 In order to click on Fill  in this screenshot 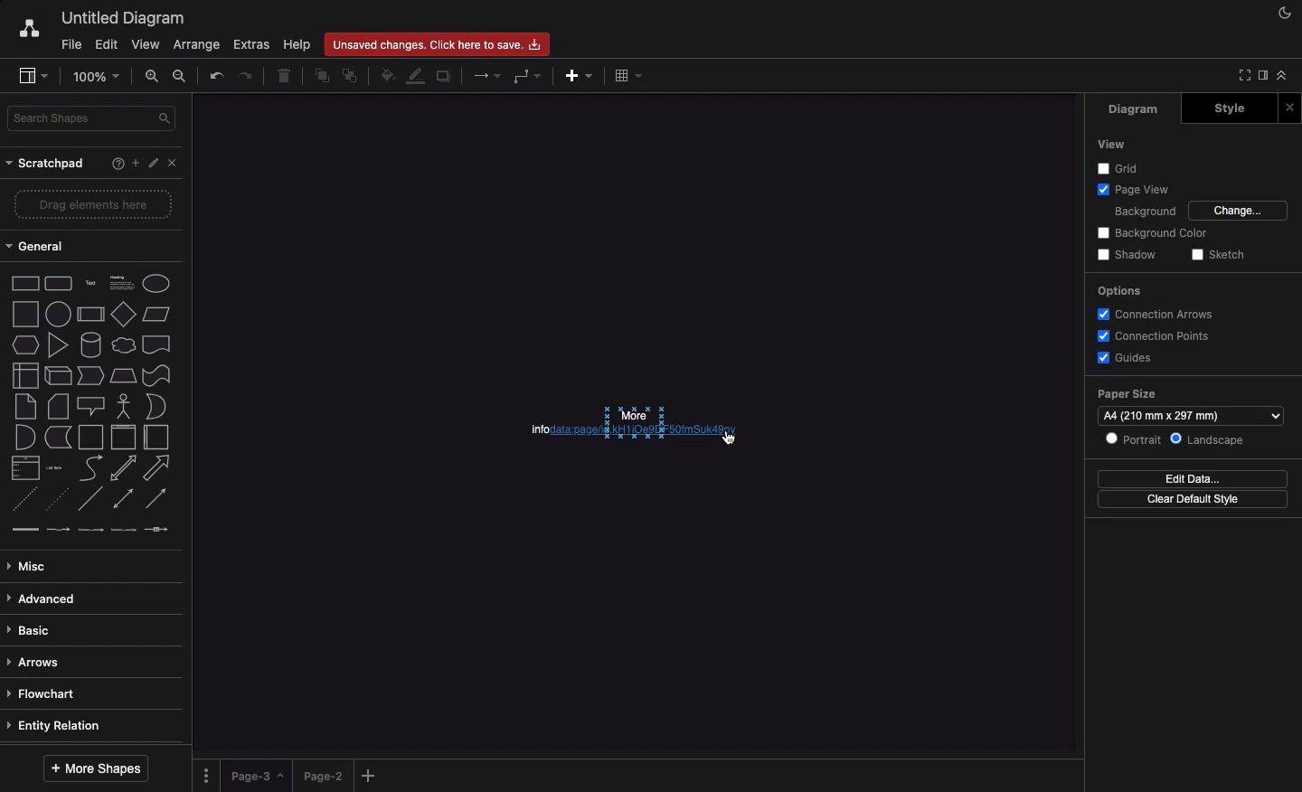, I will do `click(386, 73)`.